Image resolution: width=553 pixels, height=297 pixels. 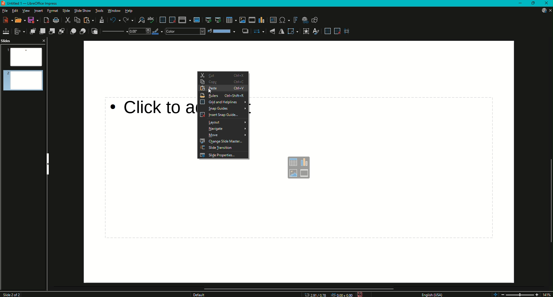 I want to click on Zoom Out, so click(x=505, y=294).